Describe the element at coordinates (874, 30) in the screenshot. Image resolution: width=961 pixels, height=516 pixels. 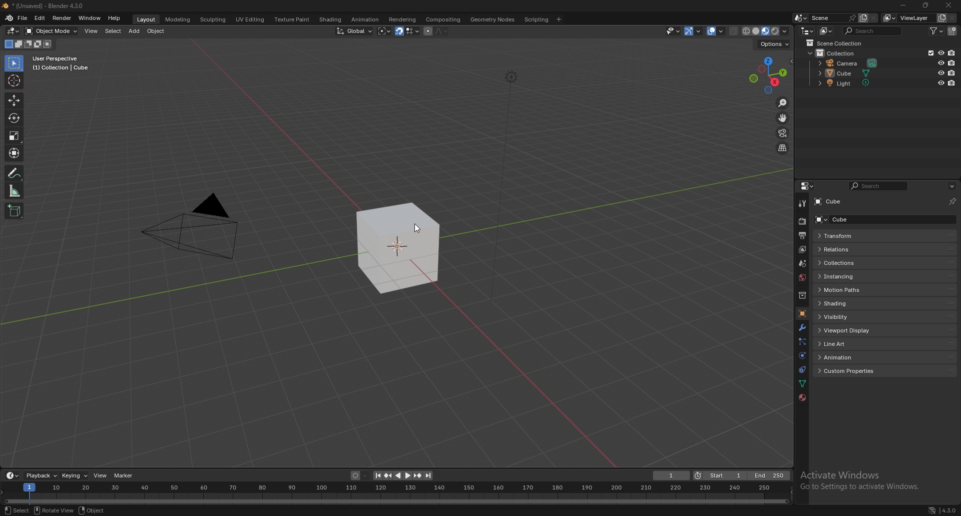
I see `search` at that location.